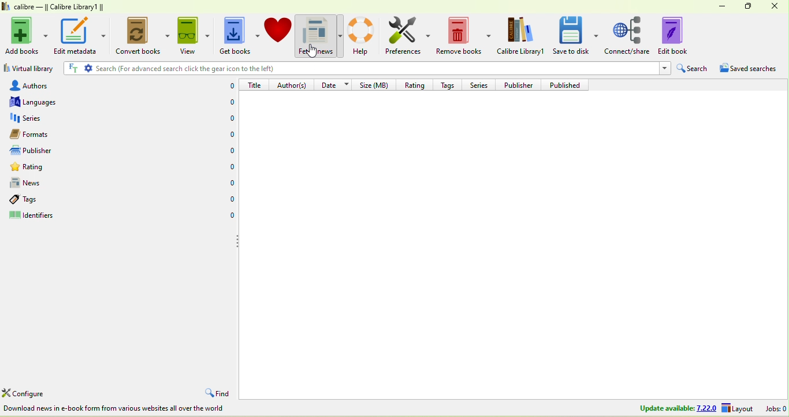  I want to click on 0, so click(230, 200).